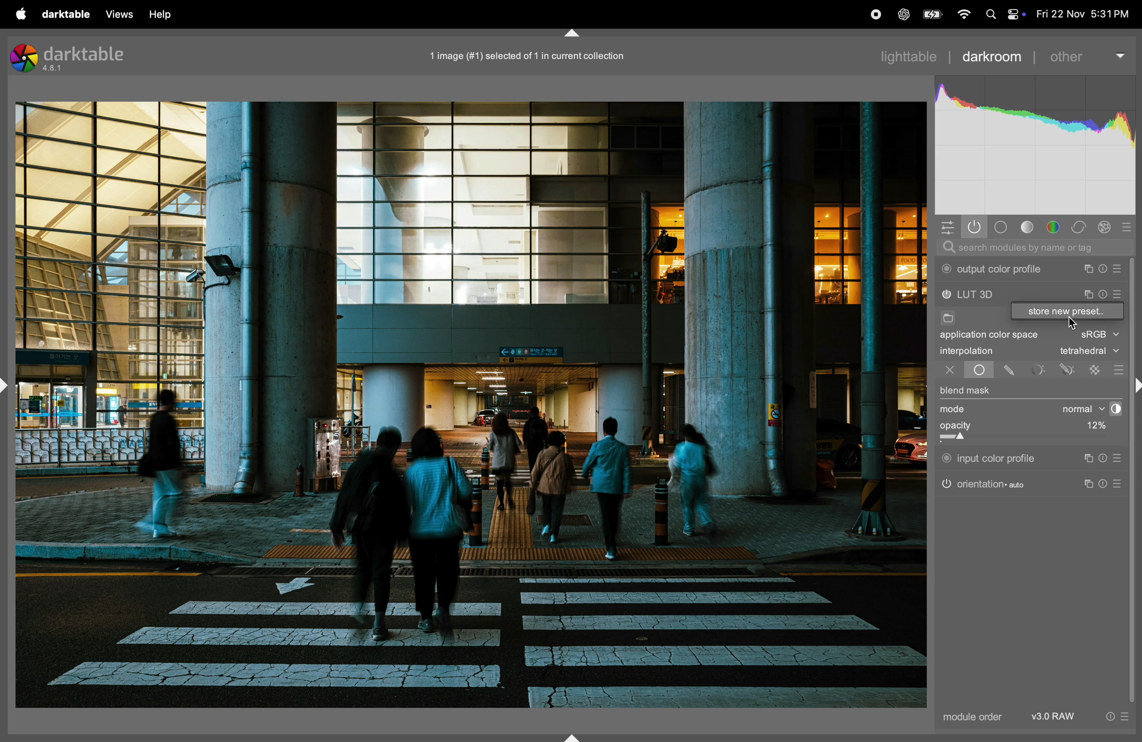  Describe the element at coordinates (570, 34) in the screenshot. I see `shift+ctrl+t` at that location.